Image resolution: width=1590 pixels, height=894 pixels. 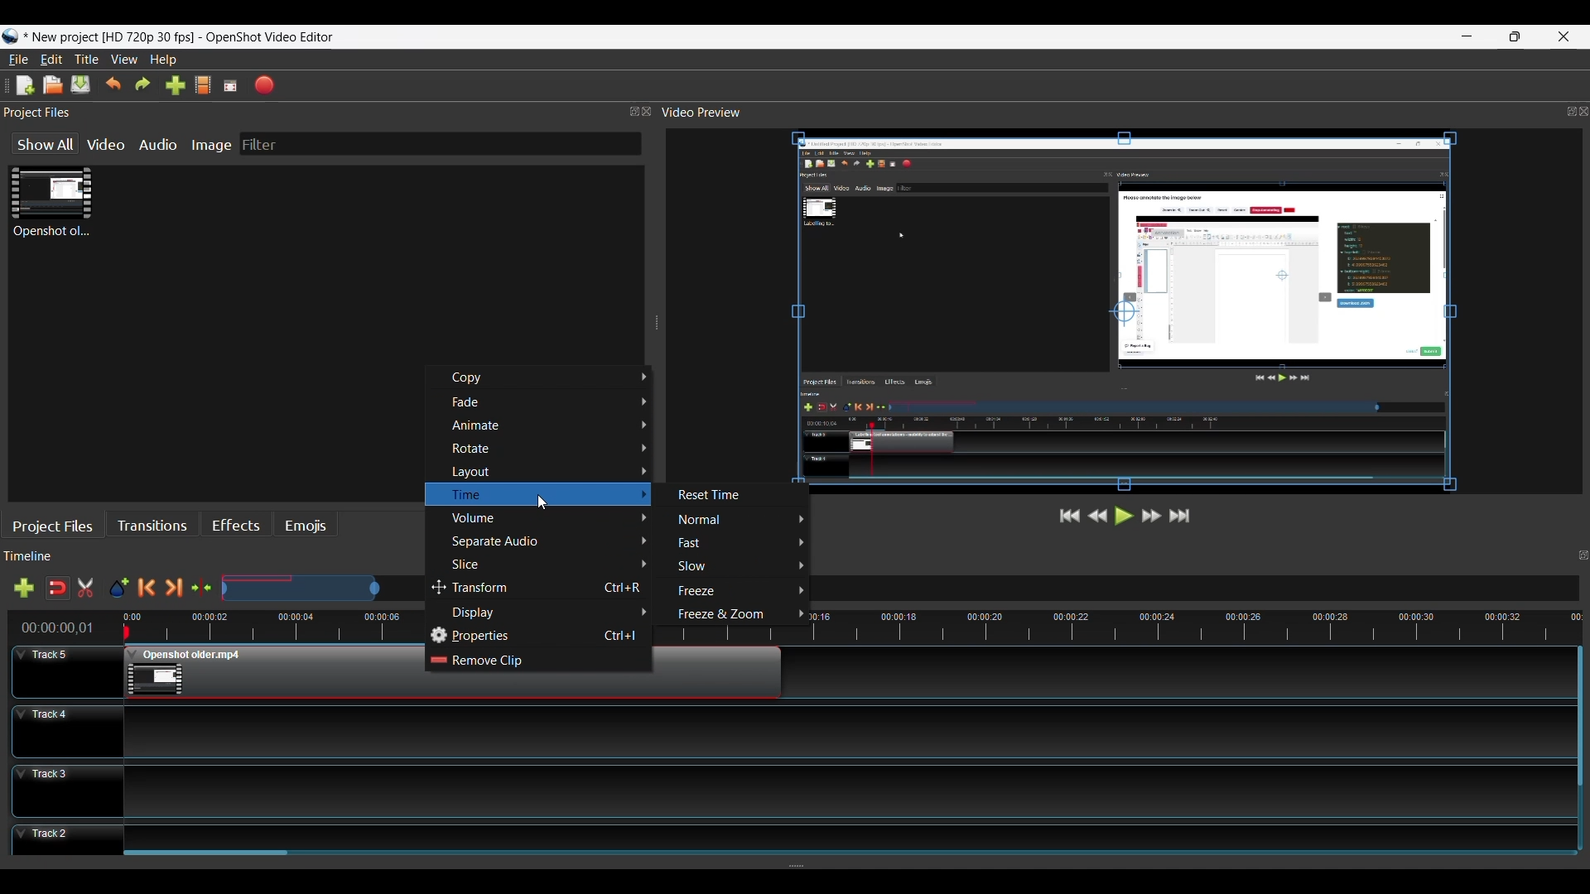 I want to click on Track Panel, so click(x=846, y=834).